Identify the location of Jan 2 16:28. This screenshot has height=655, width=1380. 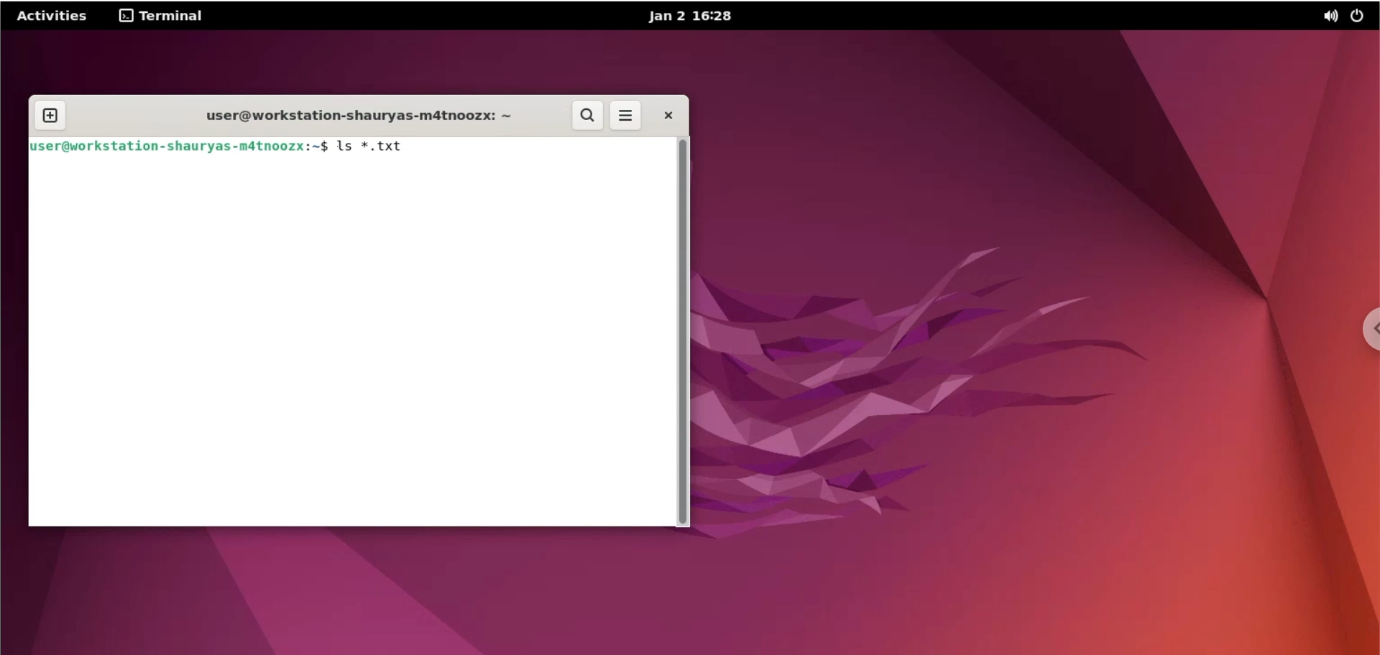
(696, 18).